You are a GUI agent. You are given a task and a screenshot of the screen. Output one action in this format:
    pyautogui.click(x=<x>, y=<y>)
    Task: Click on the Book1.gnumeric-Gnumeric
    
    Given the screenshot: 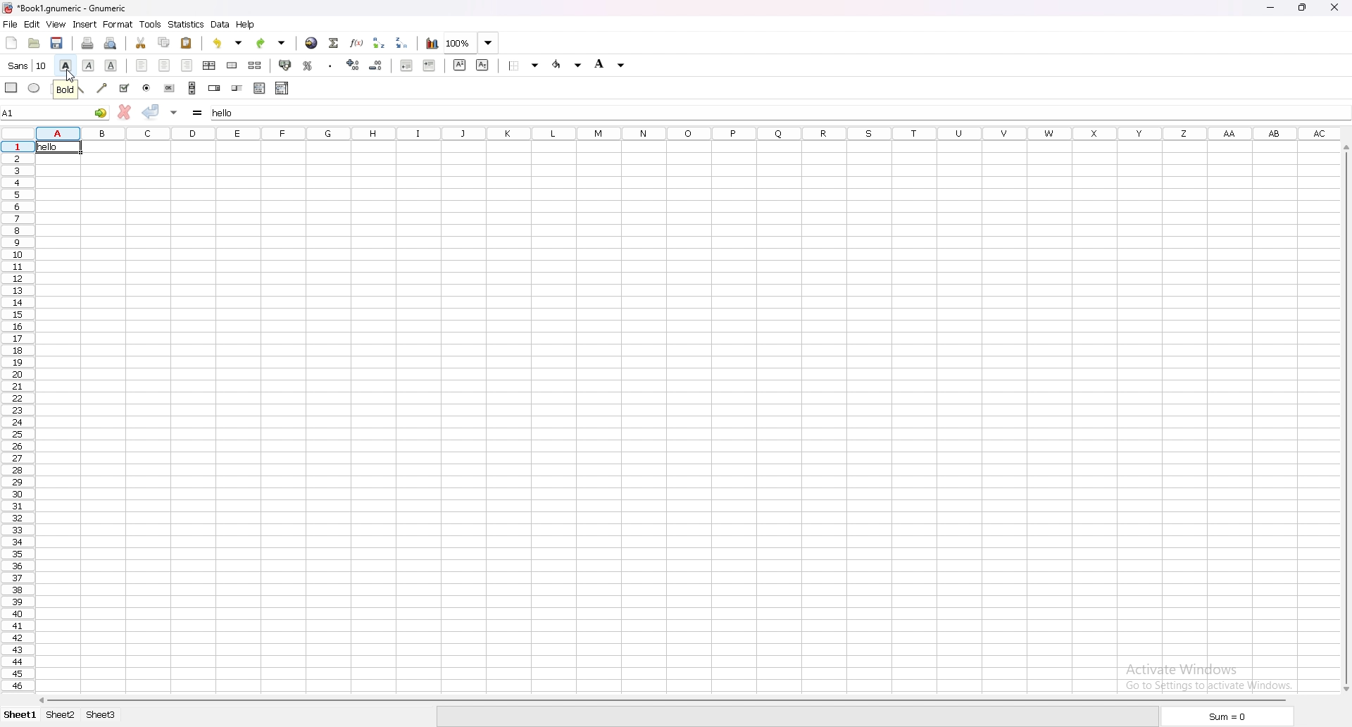 What is the action you would take?
    pyautogui.click(x=68, y=8)
    